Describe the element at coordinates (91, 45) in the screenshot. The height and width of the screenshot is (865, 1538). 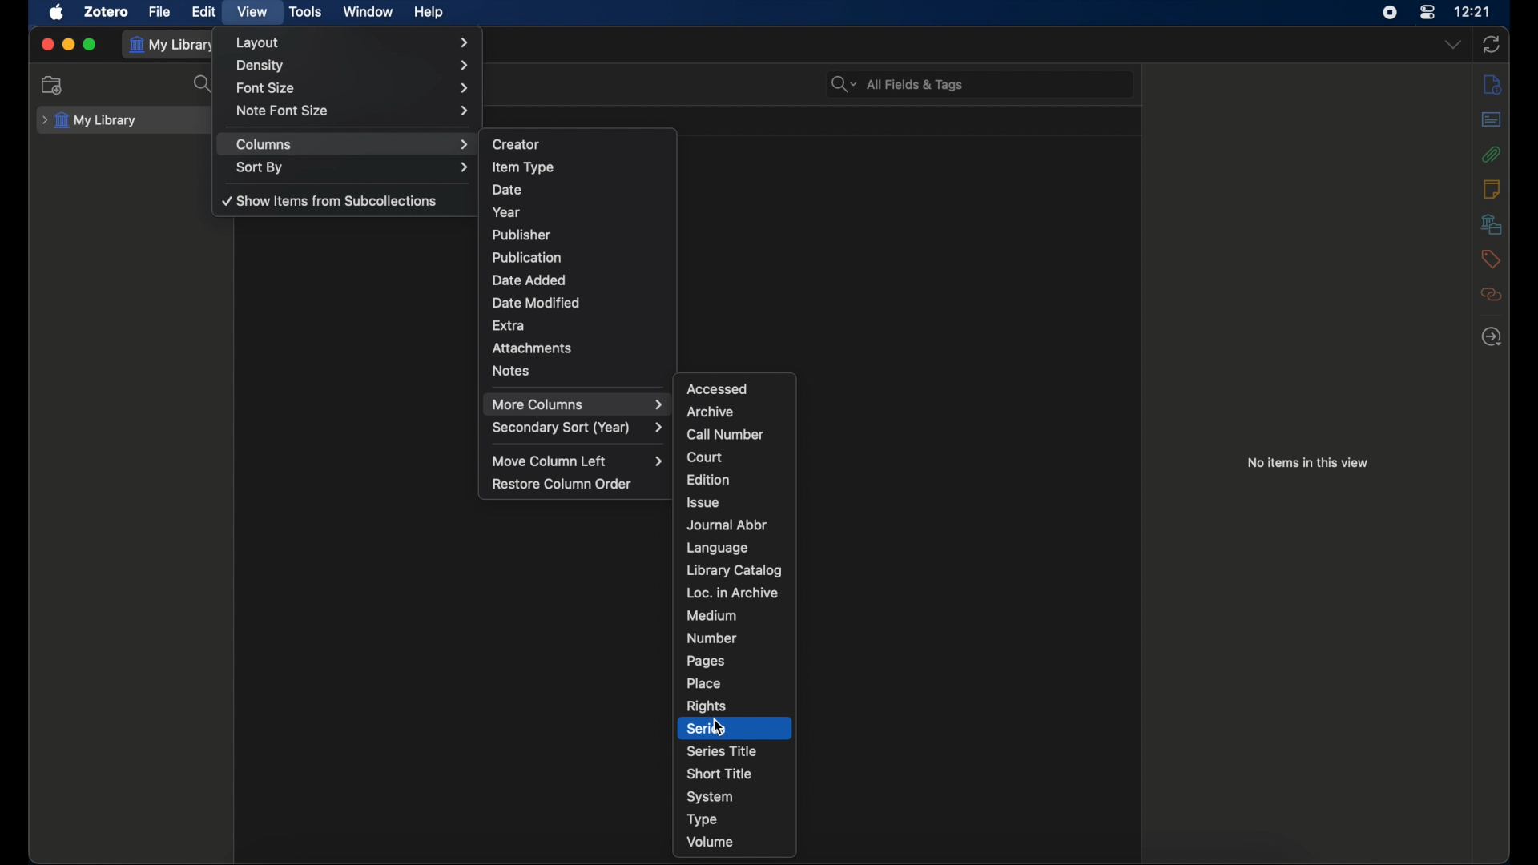
I see `maximize` at that location.